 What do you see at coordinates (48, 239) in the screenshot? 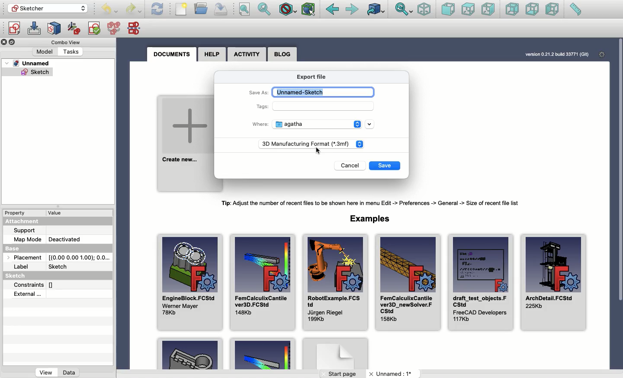
I see `Map mode deactivated` at bounding box center [48, 239].